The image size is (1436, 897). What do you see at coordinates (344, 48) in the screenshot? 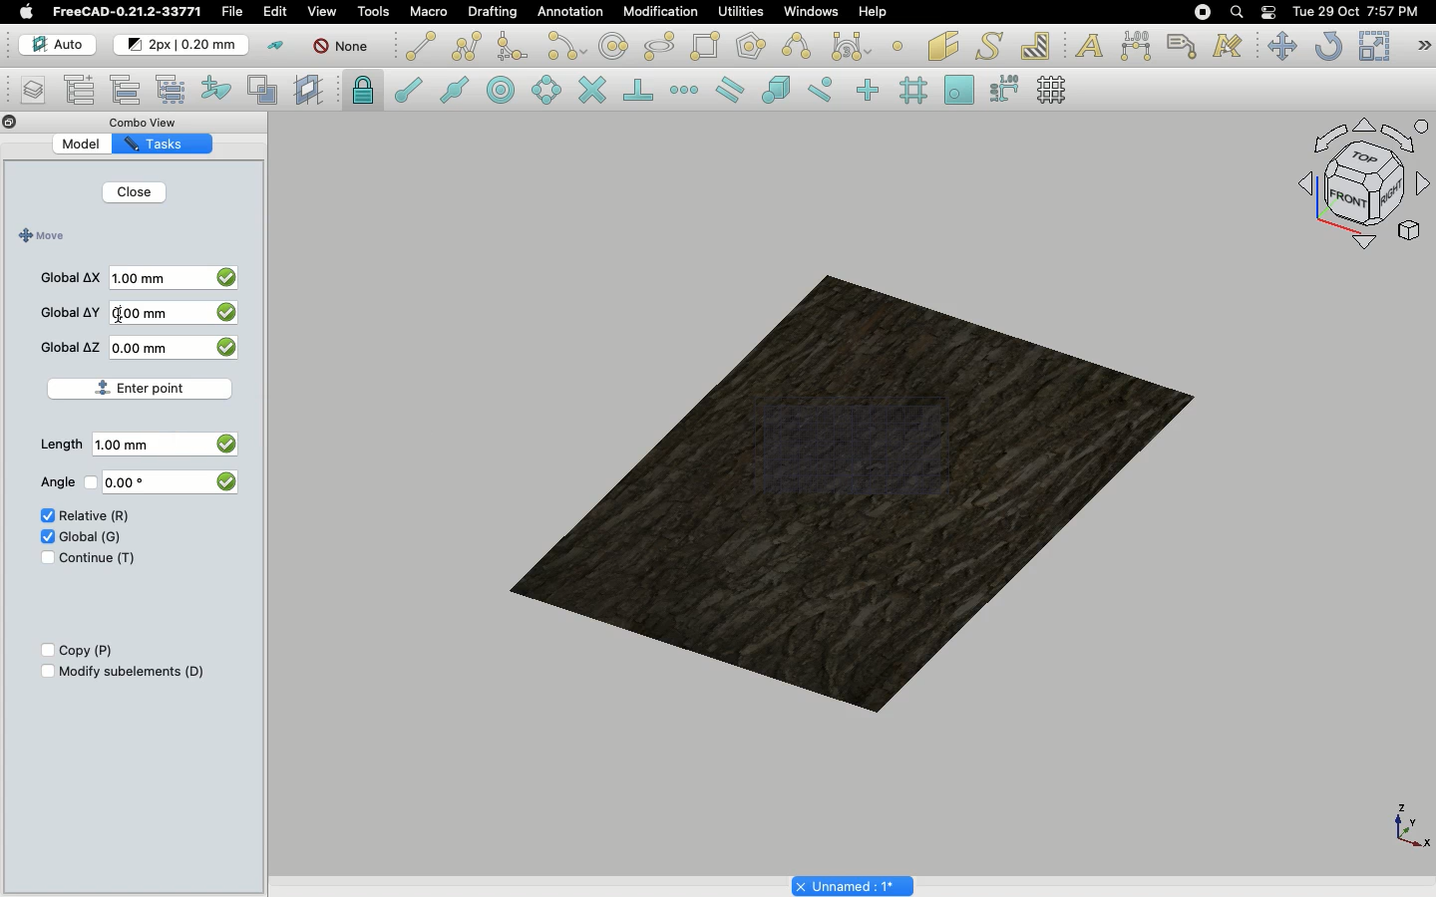
I see `Autogroup off` at bounding box center [344, 48].